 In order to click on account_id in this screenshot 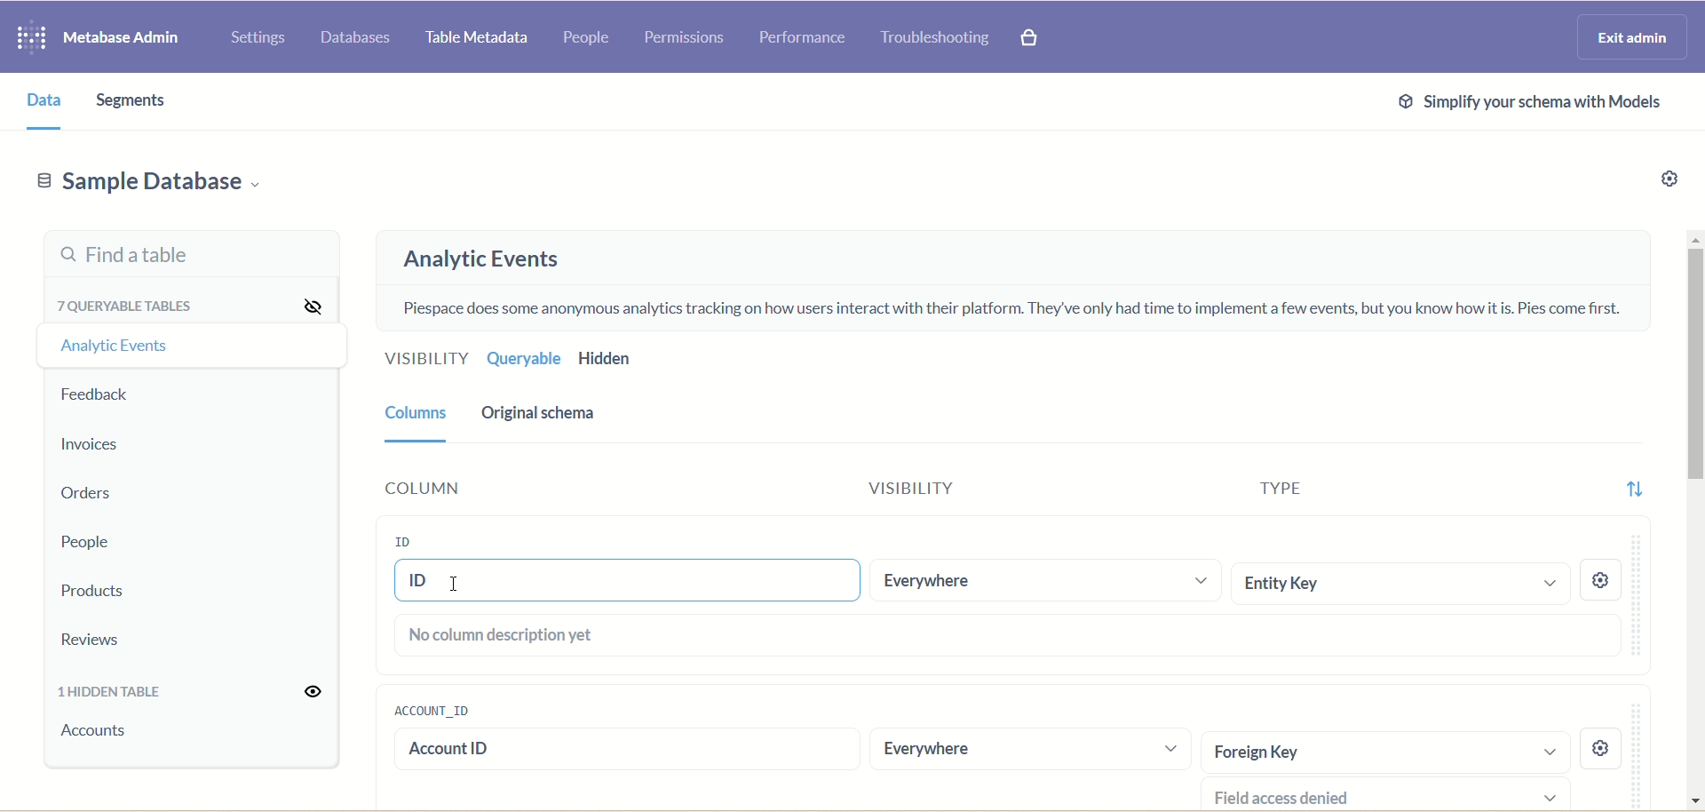, I will do `click(428, 708)`.